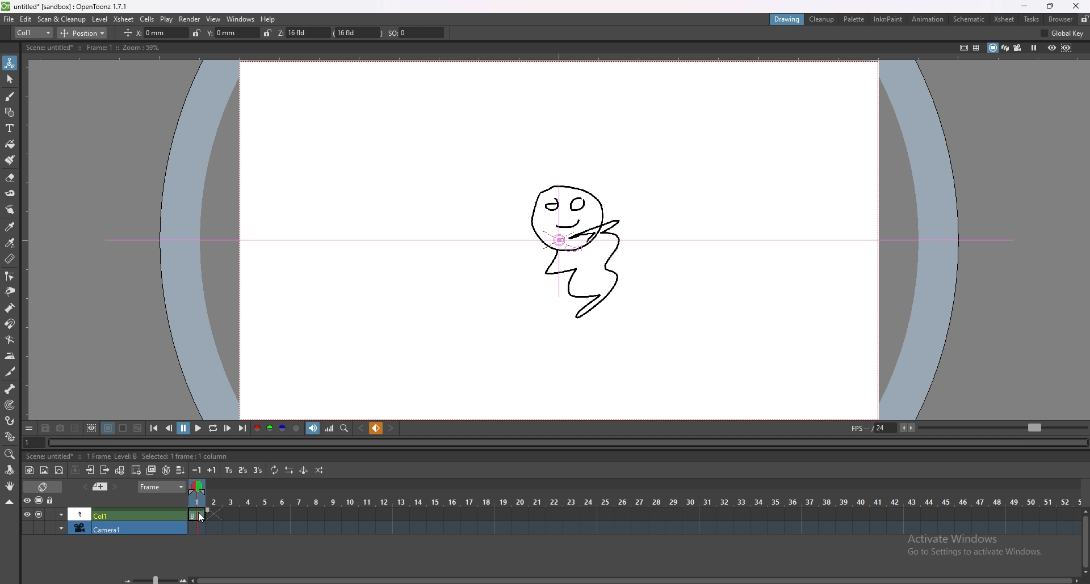  I want to click on column 1, so click(103, 514).